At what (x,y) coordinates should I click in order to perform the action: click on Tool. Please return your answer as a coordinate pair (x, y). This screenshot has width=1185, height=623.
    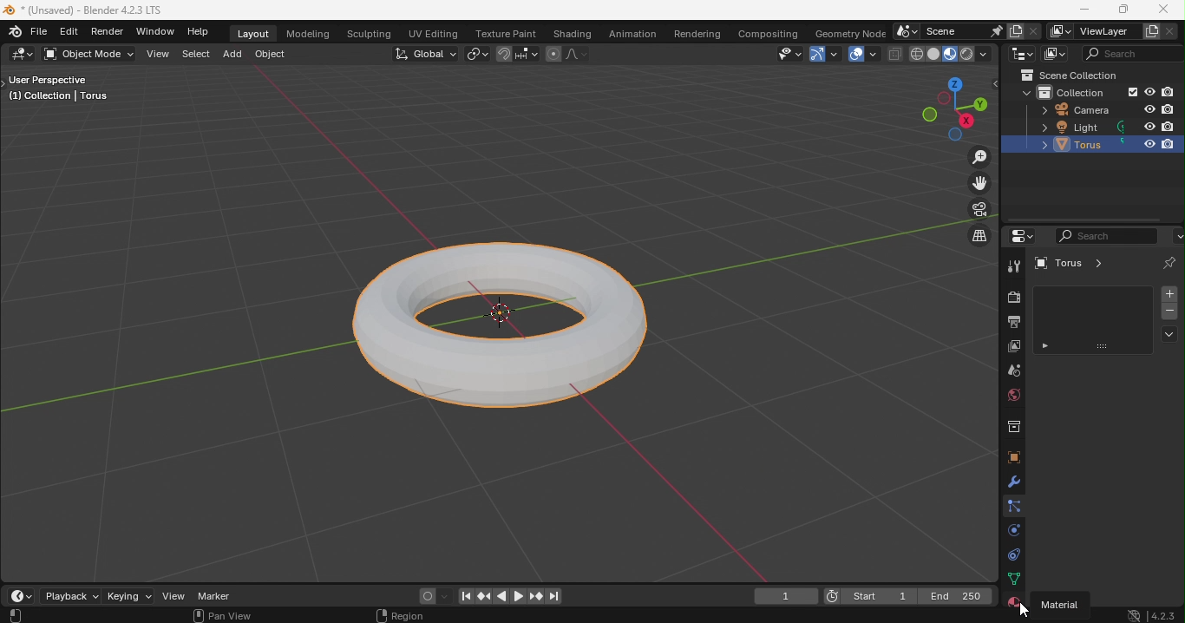
    Looking at the image, I should click on (1012, 266).